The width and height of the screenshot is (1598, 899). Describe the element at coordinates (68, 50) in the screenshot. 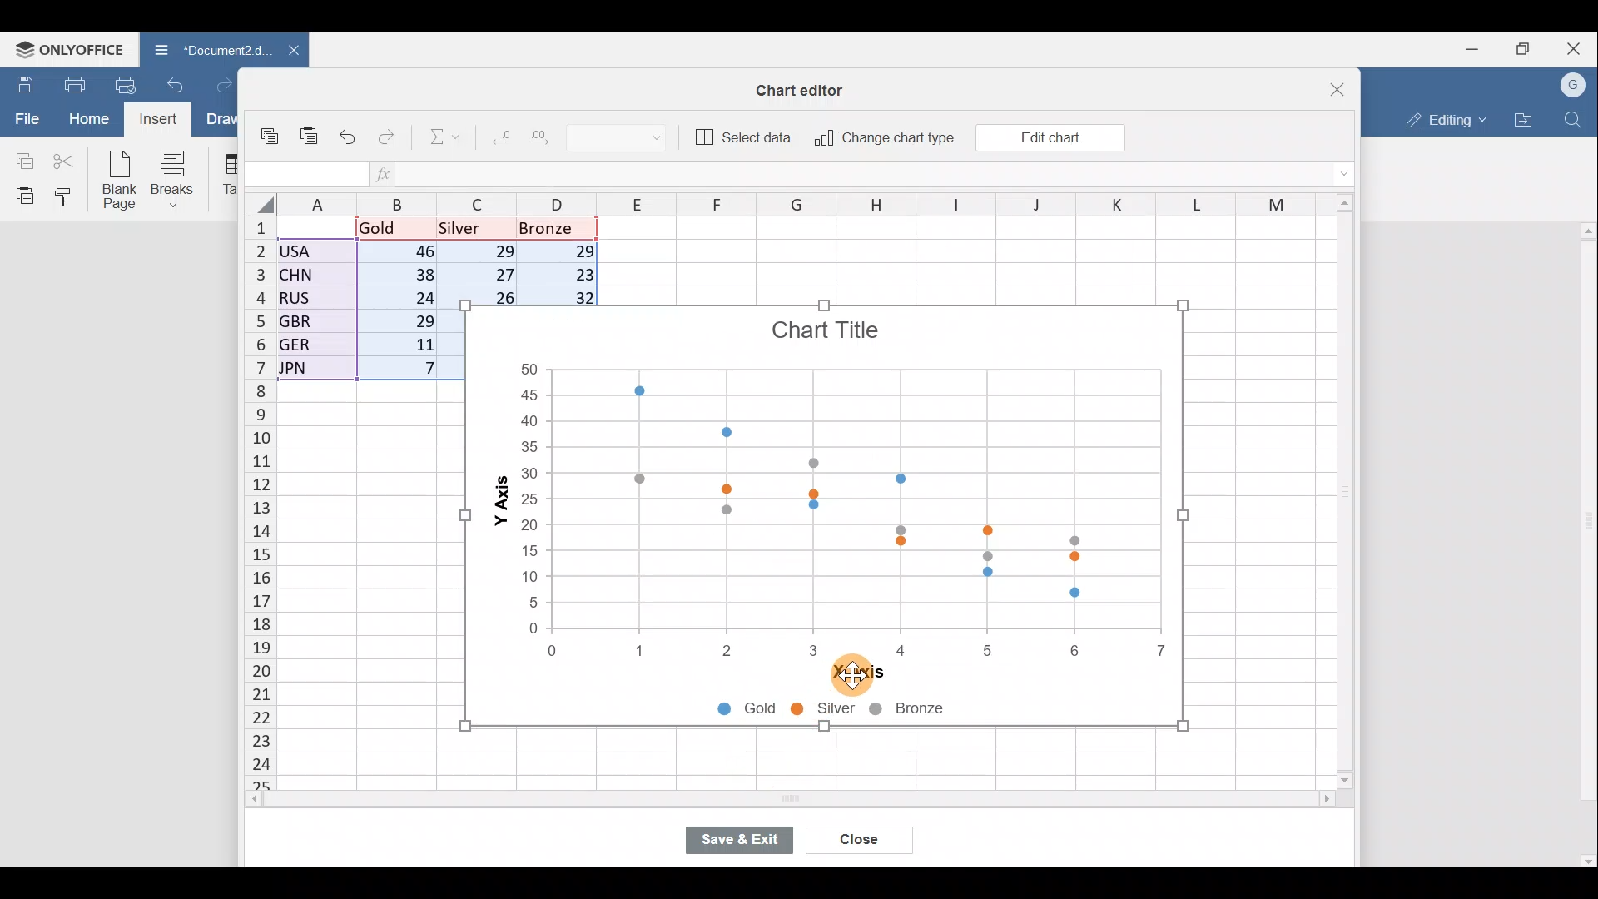

I see `ONLYOFFICE Menu` at that location.